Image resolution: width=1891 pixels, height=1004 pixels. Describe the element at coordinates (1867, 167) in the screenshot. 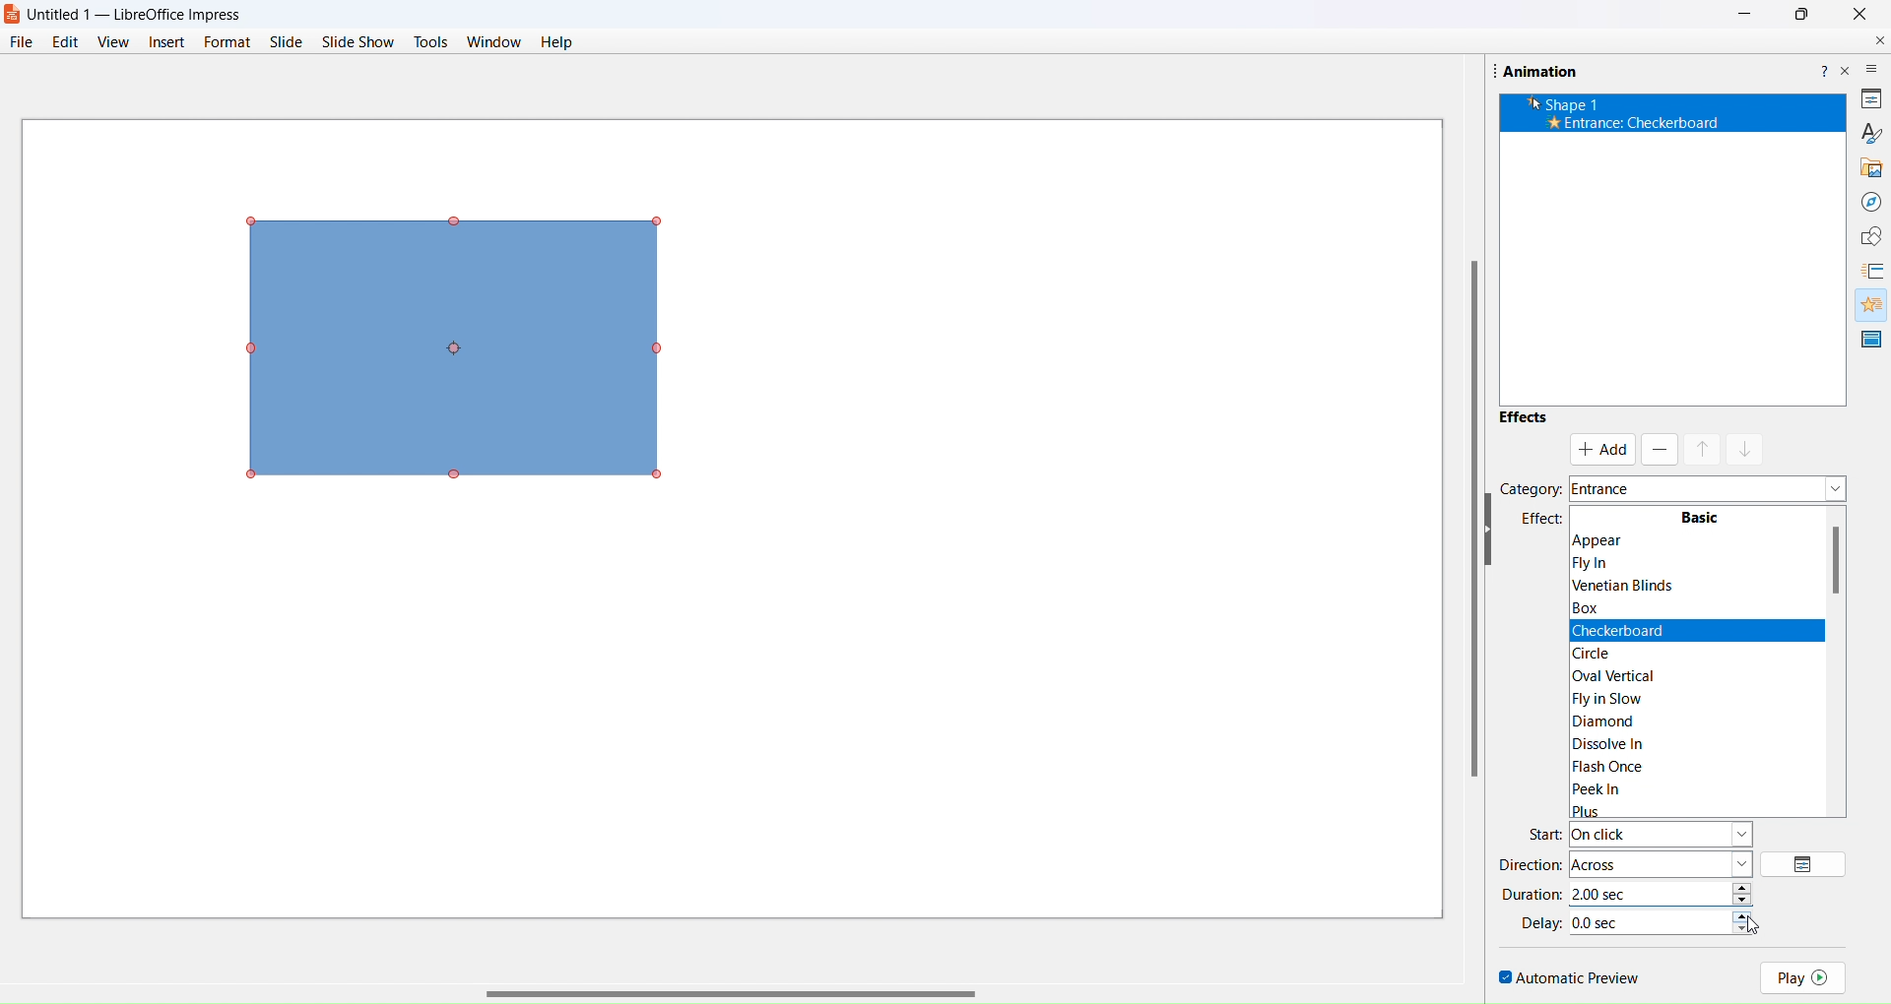

I see `gallery` at that location.